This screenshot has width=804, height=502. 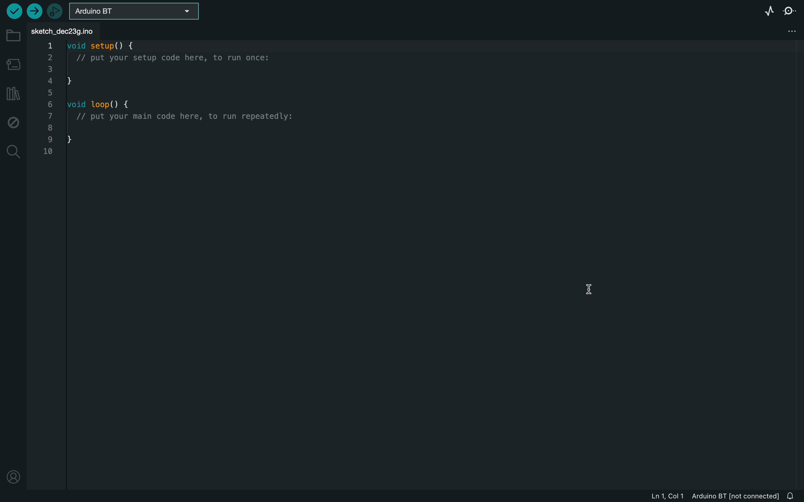 I want to click on profile, so click(x=15, y=474).